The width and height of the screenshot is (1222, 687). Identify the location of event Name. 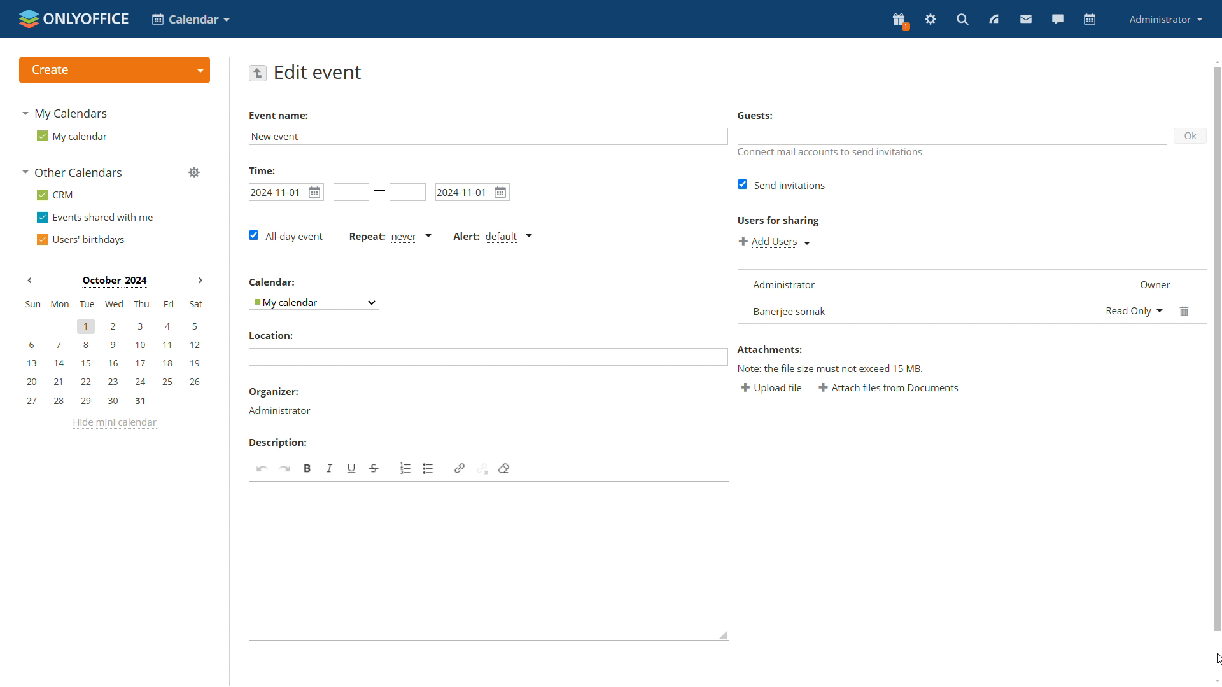
(280, 117).